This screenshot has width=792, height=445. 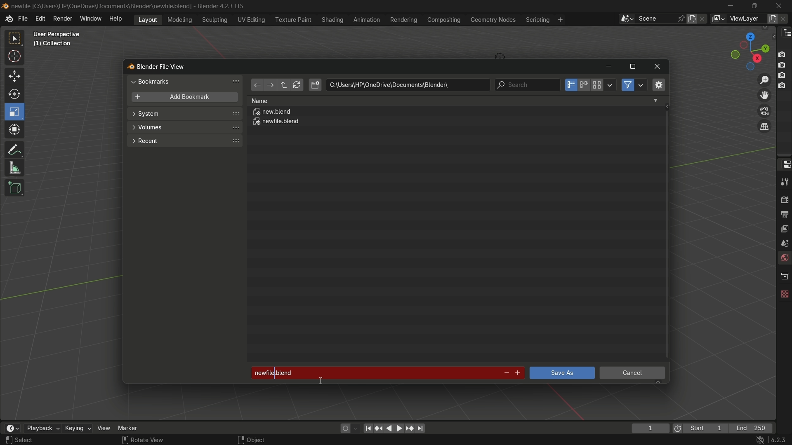 I want to click on rendering menu, so click(x=405, y=20).